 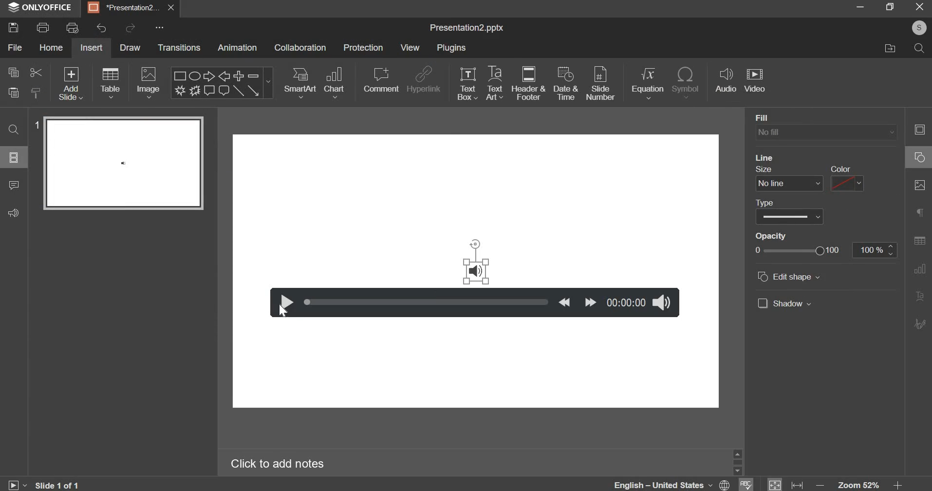 What do you see at coordinates (869, 250) in the screenshot?
I see `100%` at bounding box center [869, 250].